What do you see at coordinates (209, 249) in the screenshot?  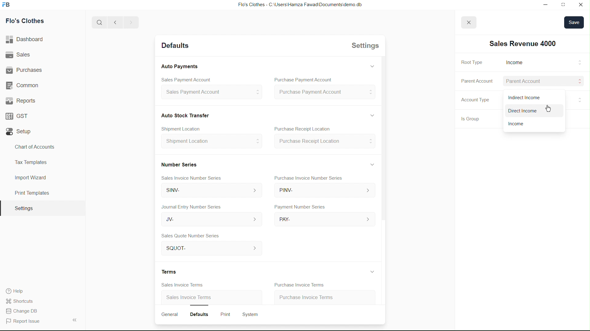 I see `SQuOT- >` at bounding box center [209, 249].